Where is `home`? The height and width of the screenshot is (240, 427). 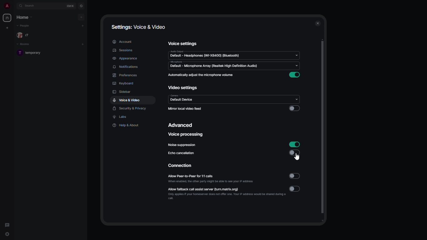
home is located at coordinates (7, 18).